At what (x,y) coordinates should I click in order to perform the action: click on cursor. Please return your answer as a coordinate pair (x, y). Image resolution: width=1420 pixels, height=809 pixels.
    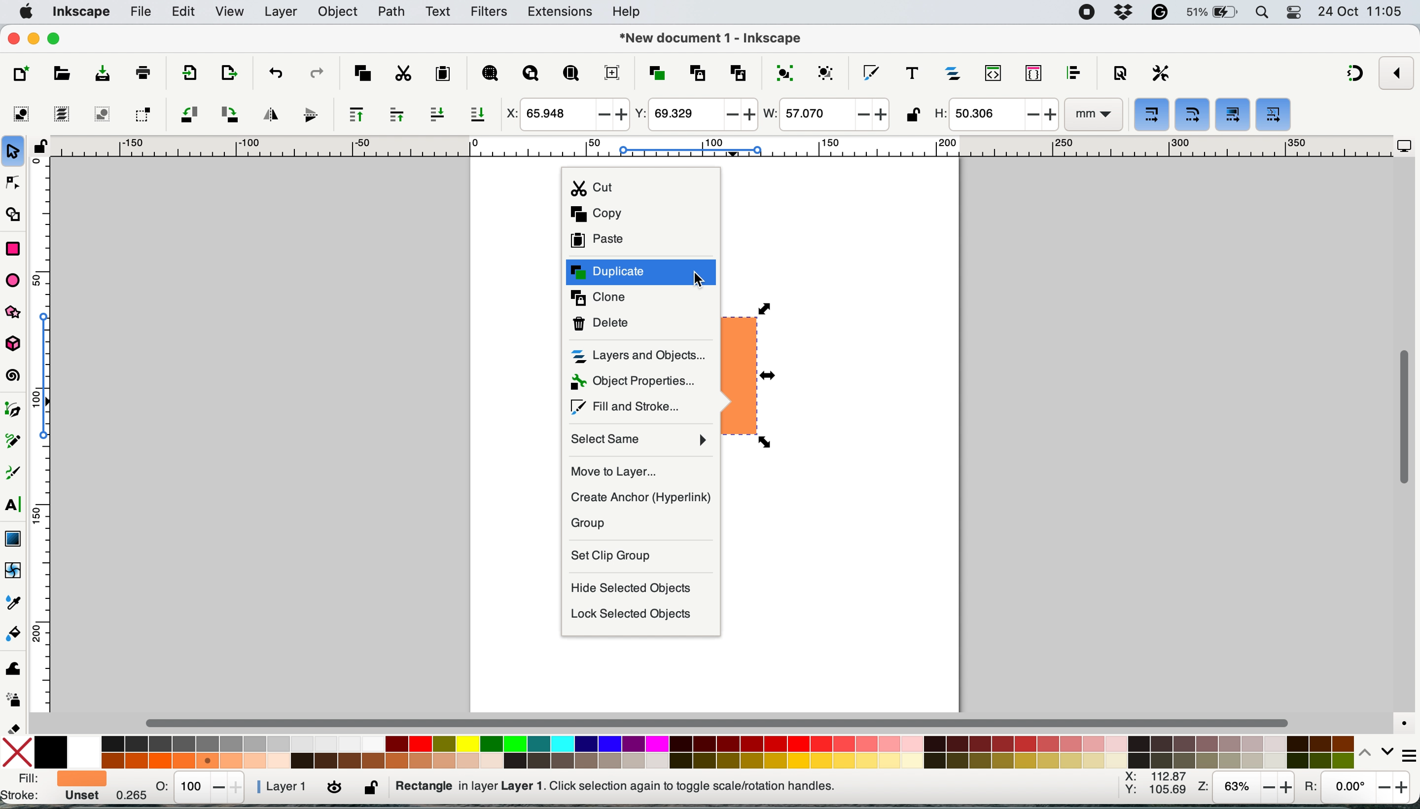
    Looking at the image, I should click on (701, 277).